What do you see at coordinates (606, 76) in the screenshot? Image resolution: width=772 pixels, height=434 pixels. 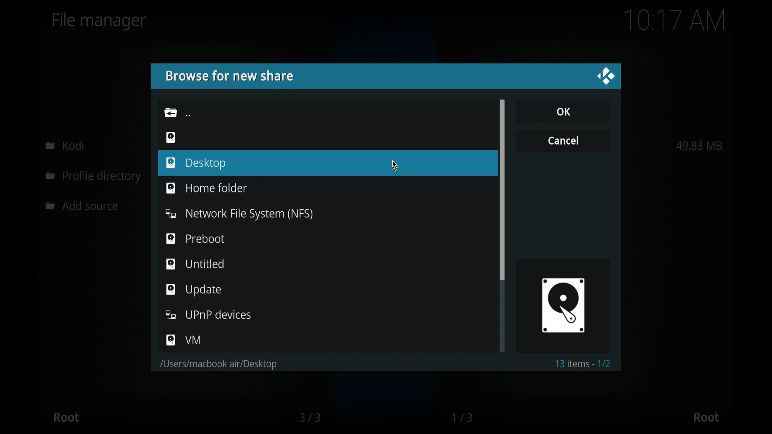 I see `close` at bounding box center [606, 76].